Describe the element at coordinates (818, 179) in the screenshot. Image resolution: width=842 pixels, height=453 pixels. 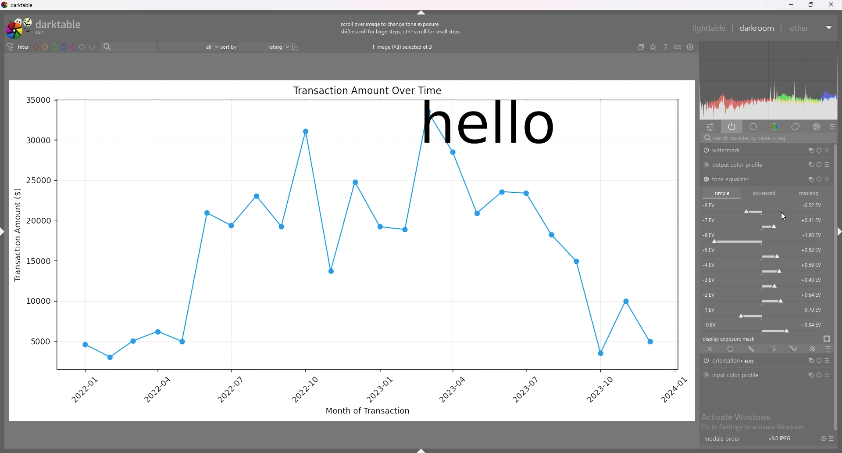
I see `multiple instance actions, reset and presets` at that location.